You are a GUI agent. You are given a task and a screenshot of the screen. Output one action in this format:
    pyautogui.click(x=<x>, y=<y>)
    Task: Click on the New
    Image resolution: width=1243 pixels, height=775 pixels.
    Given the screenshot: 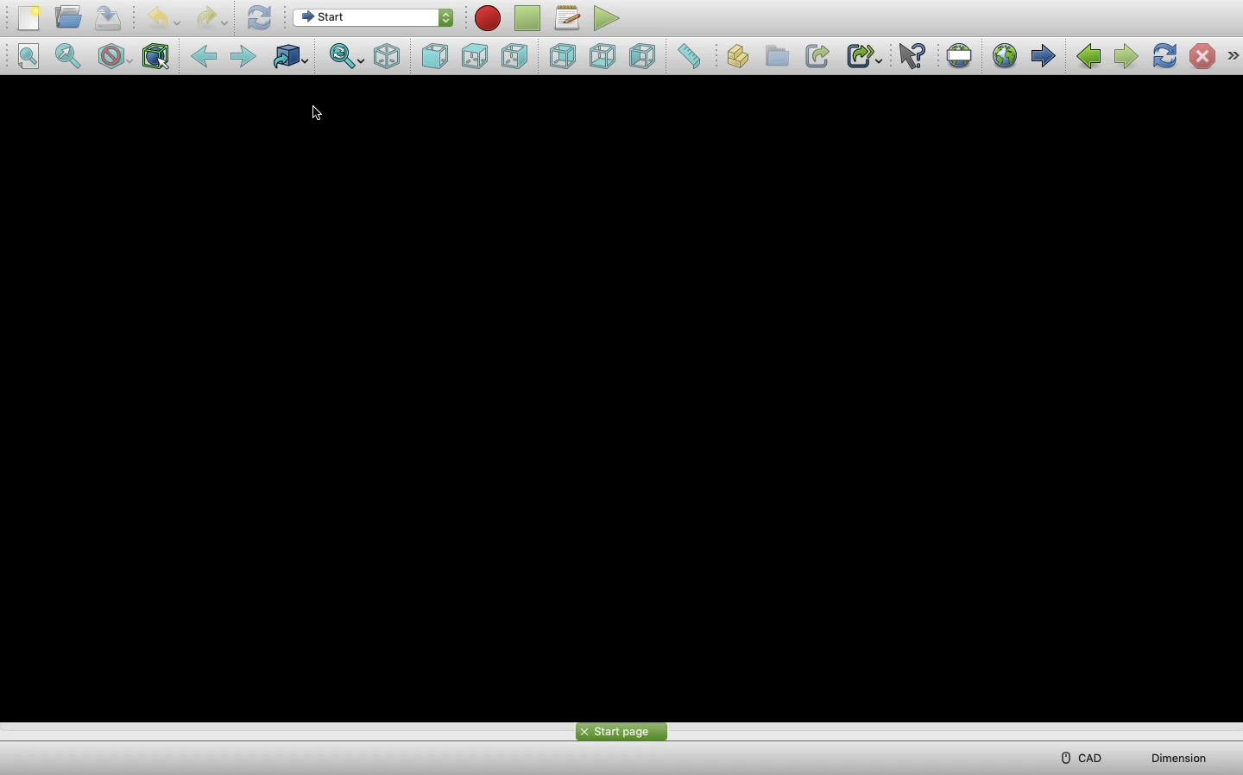 What is the action you would take?
    pyautogui.click(x=29, y=18)
    